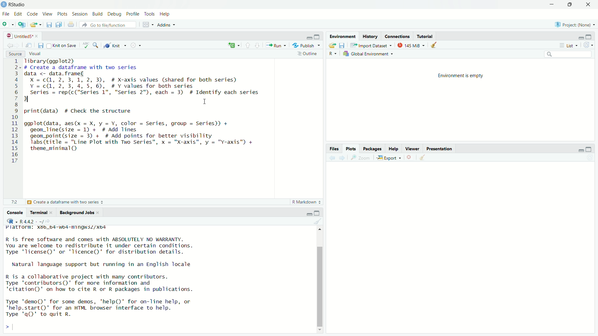  Describe the element at coordinates (411, 45) in the screenshot. I see ` 145 MB used by R studio` at that location.